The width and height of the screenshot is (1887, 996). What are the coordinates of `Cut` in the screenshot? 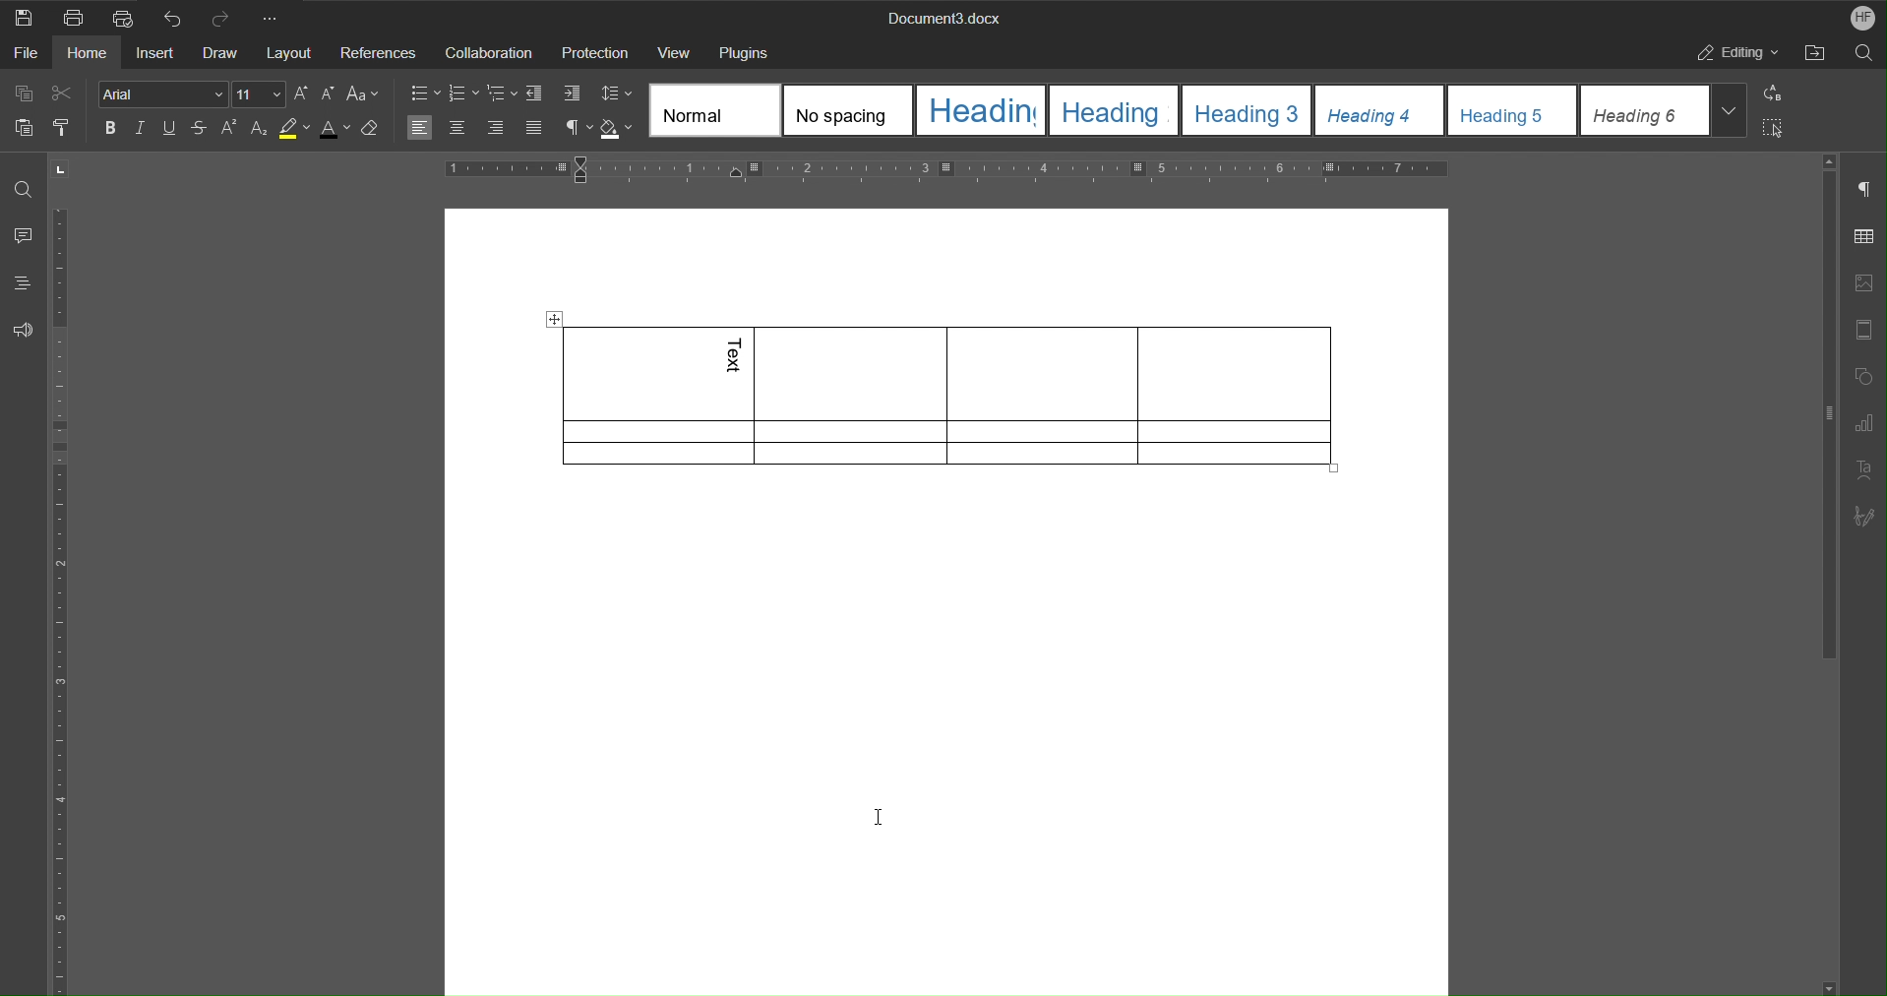 It's located at (61, 93).